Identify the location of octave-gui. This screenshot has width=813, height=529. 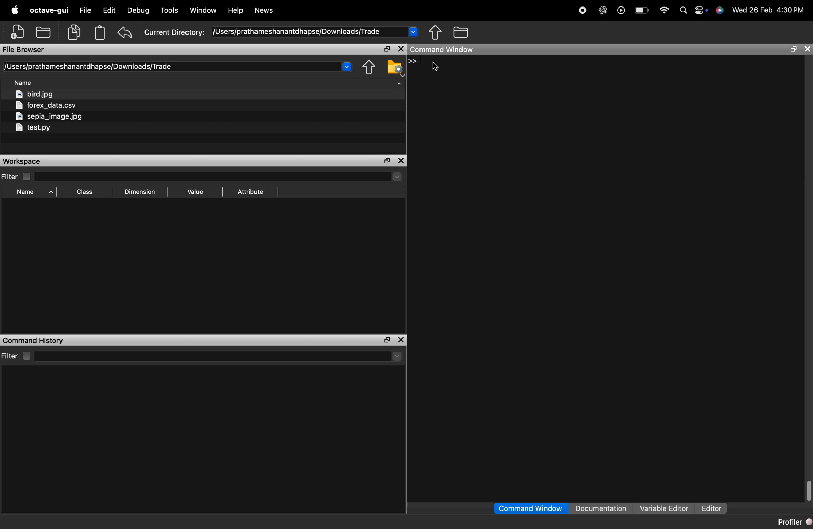
(50, 10).